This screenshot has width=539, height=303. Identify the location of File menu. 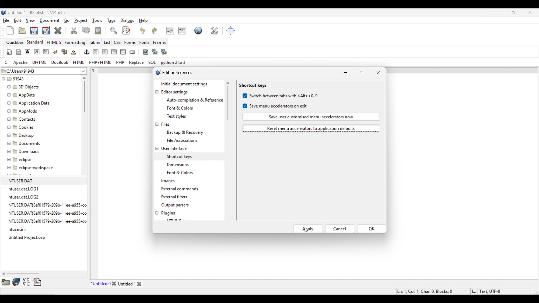
(6, 20).